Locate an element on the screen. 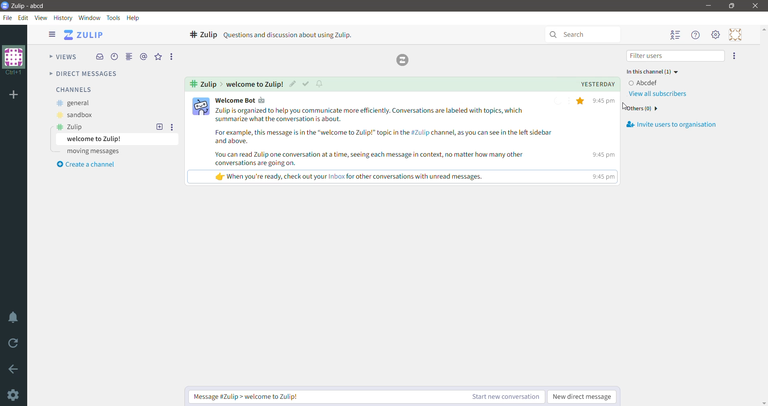  Help is located at coordinates (134, 18).